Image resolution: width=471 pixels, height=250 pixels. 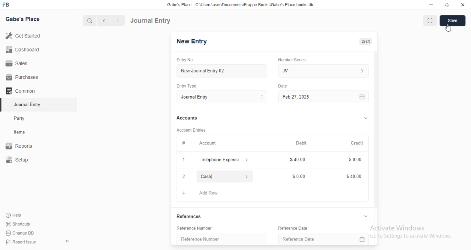 I want to click on 40.00, so click(x=351, y=177).